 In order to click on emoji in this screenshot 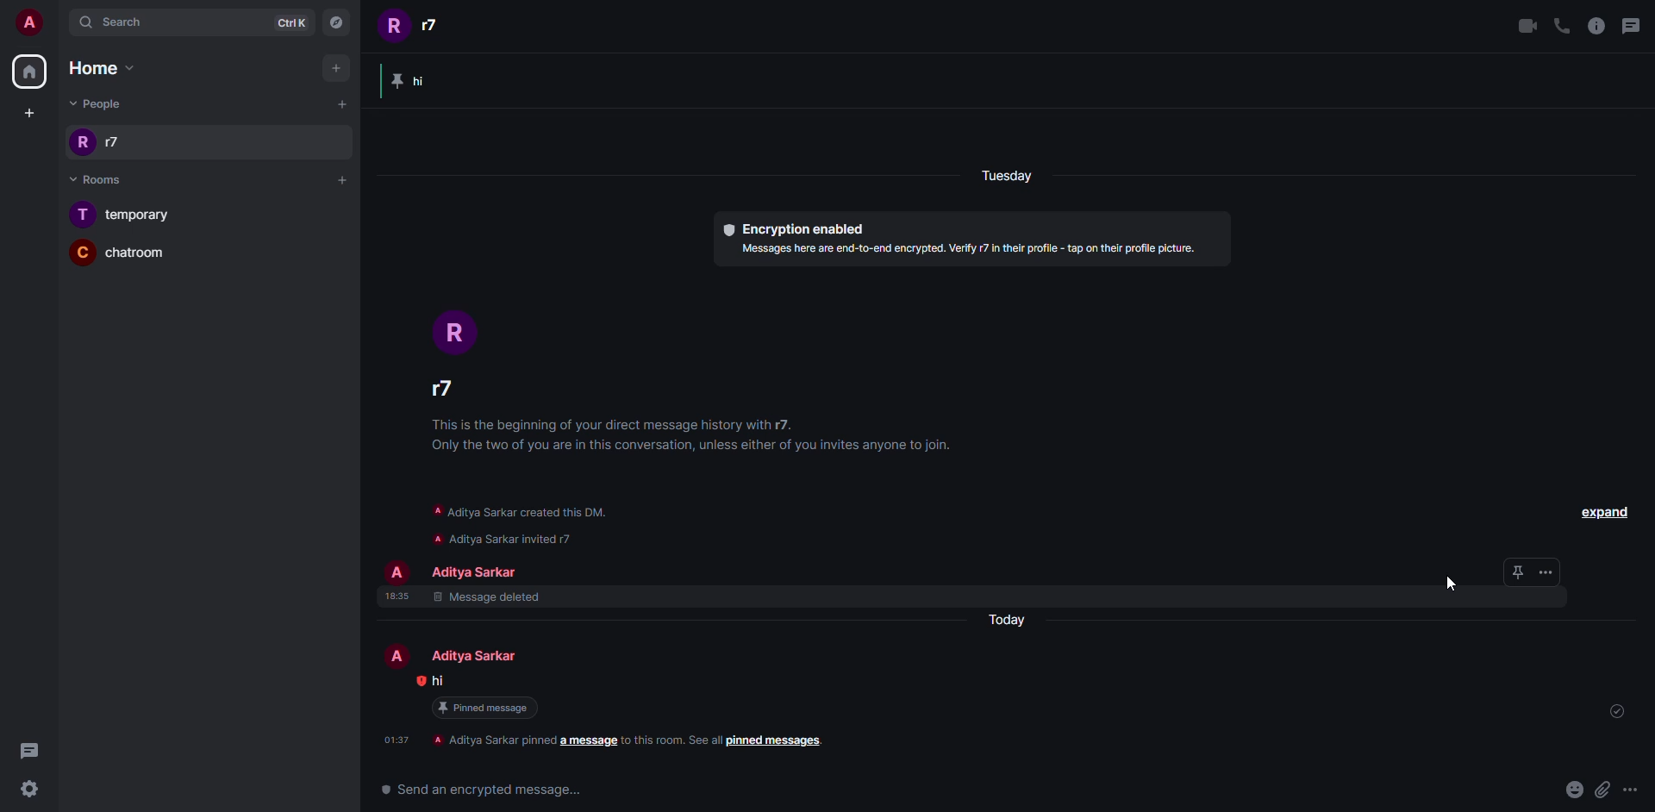, I will do `click(1572, 790)`.